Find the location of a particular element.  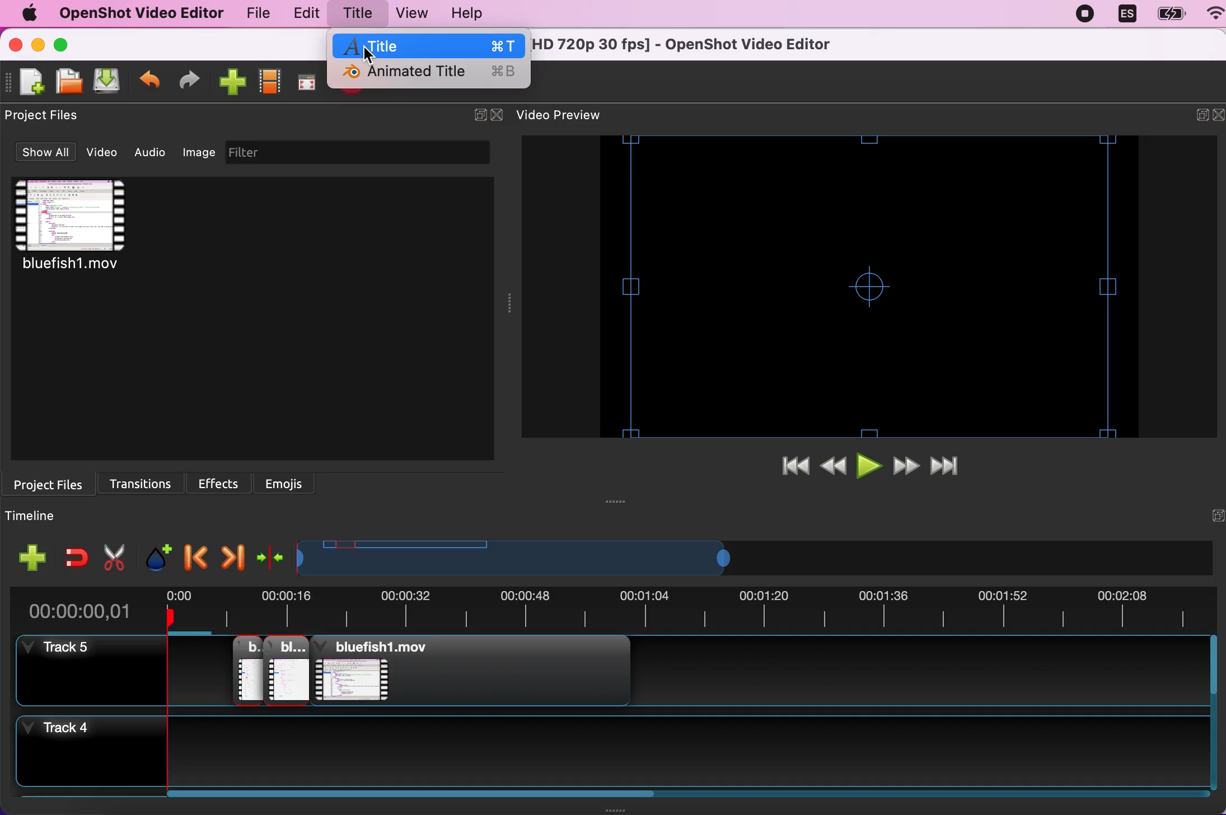

track 4 is located at coordinates (83, 753).